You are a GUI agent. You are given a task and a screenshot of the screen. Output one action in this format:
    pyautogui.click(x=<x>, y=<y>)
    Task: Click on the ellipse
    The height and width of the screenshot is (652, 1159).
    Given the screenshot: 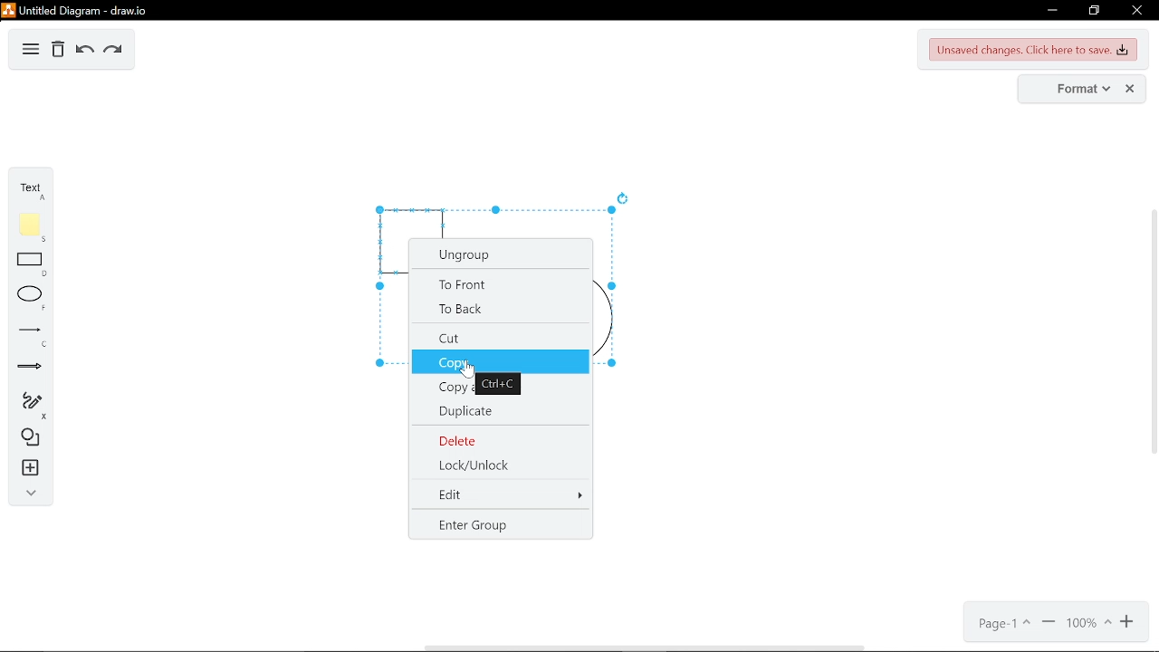 What is the action you would take?
    pyautogui.click(x=28, y=299)
    